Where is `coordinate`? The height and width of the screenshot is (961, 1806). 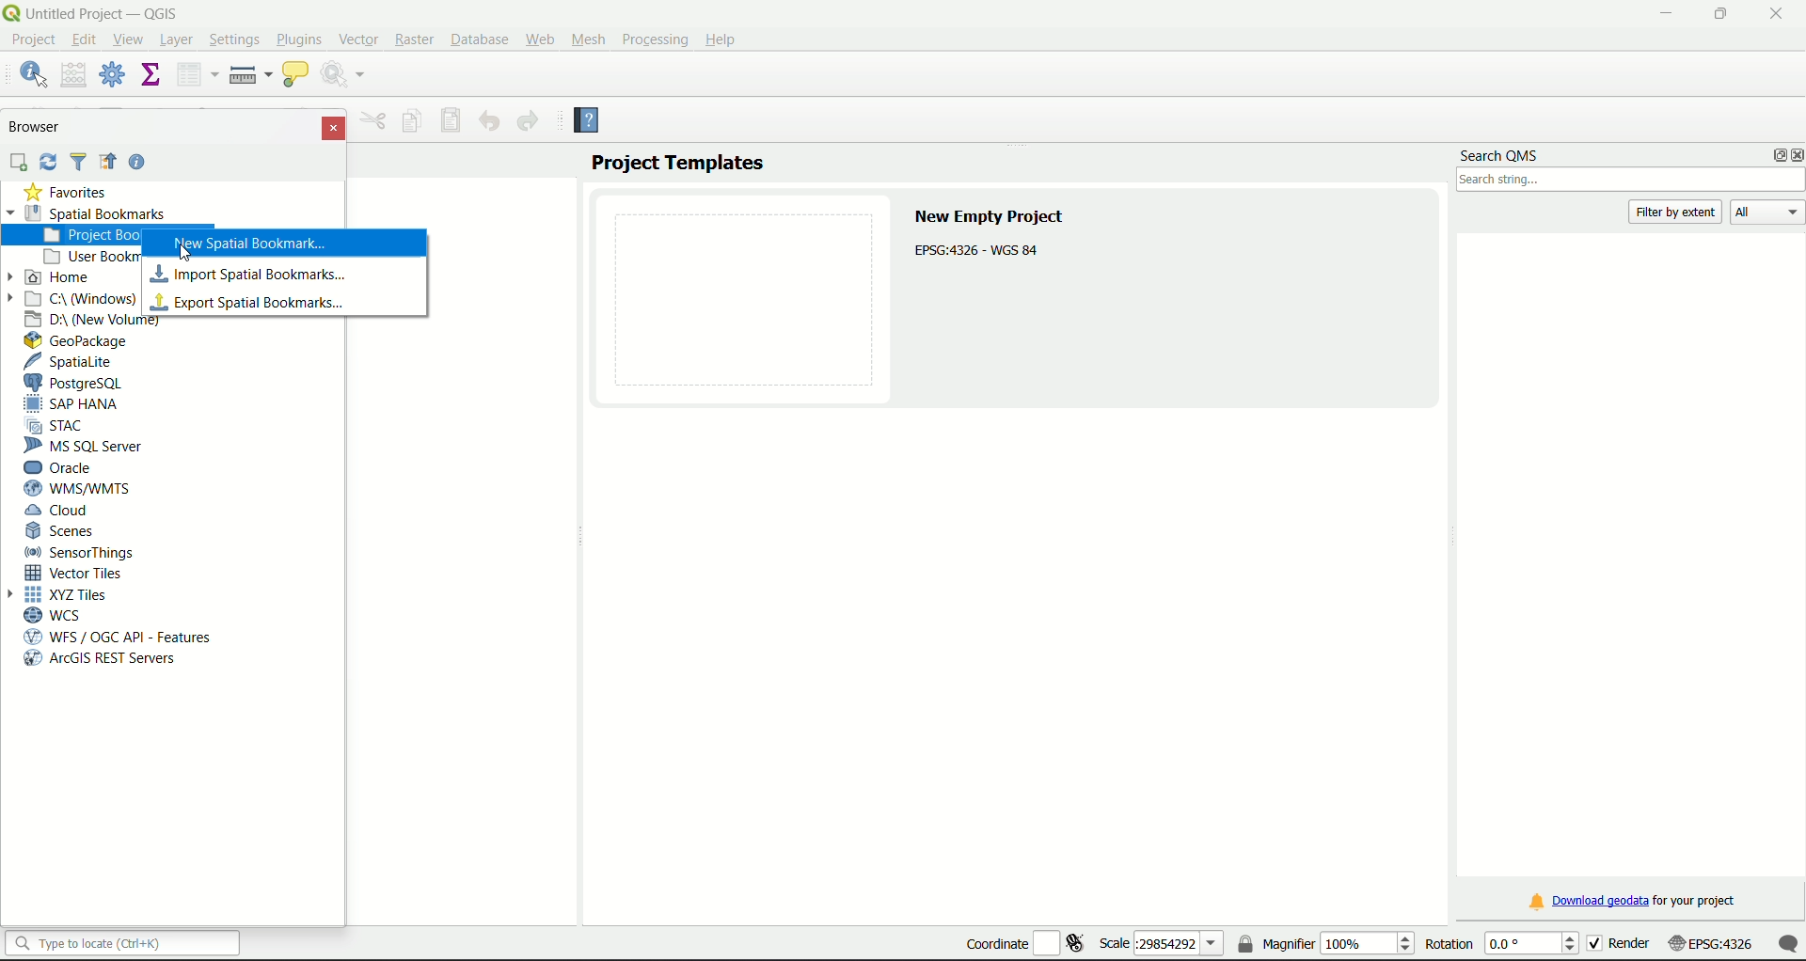
coordinate is located at coordinates (1023, 939).